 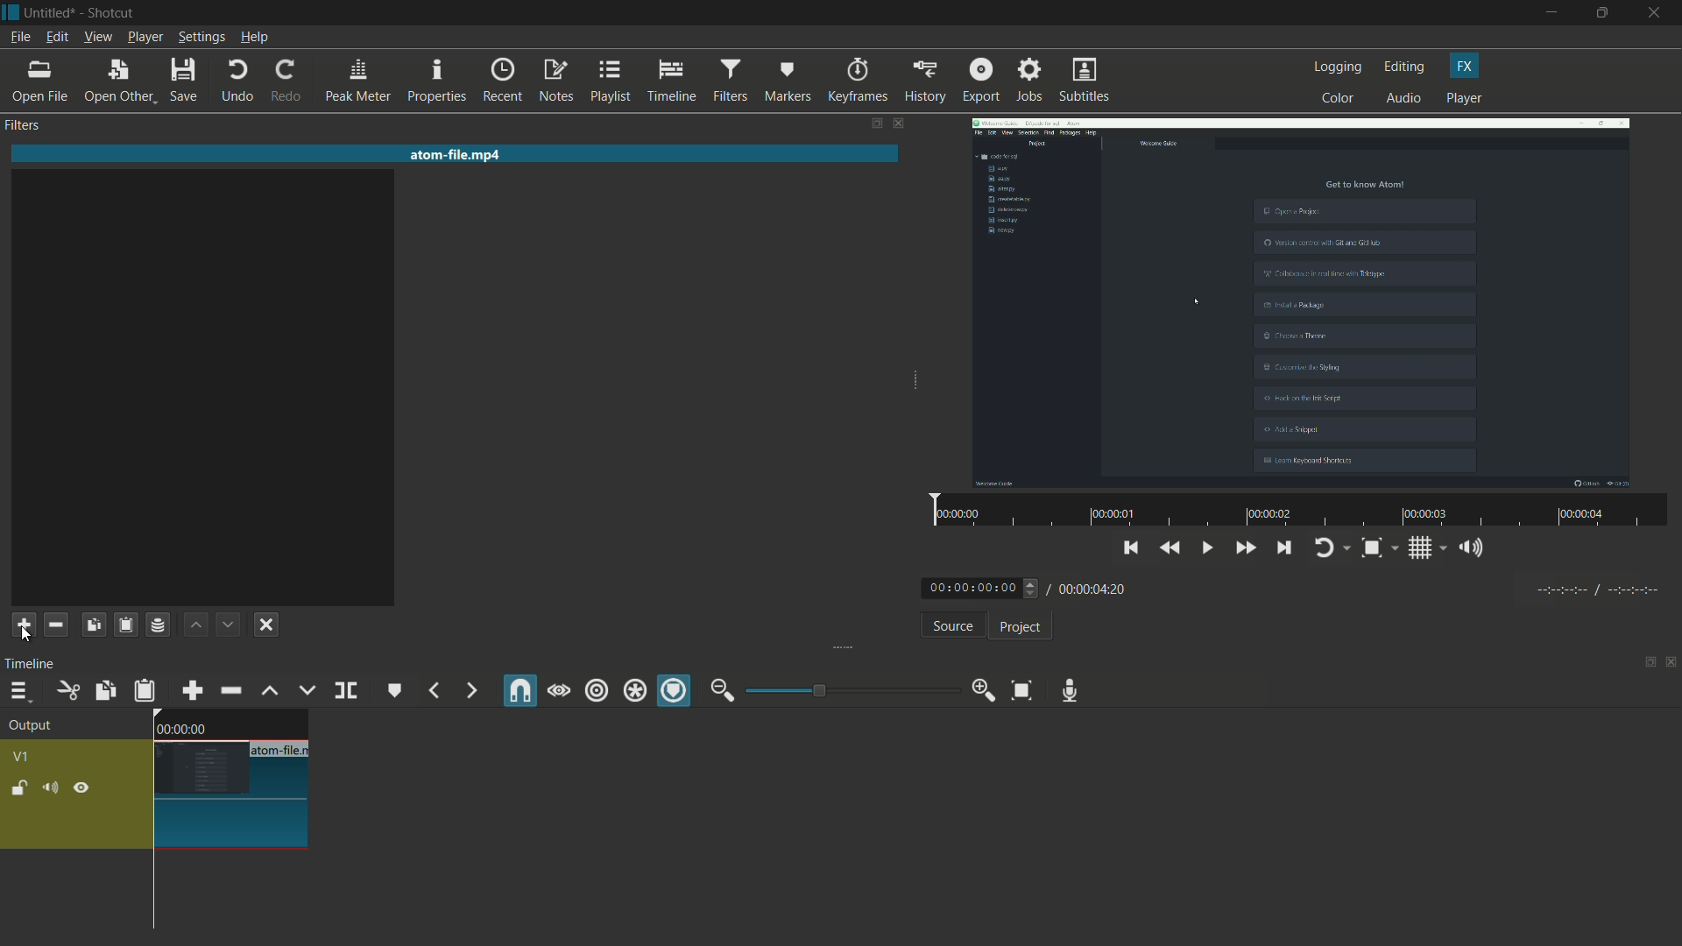 What do you see at coordinates (1086, 81) in the screenshot?
I see `subtitles` at bounding box center [1086, 81].